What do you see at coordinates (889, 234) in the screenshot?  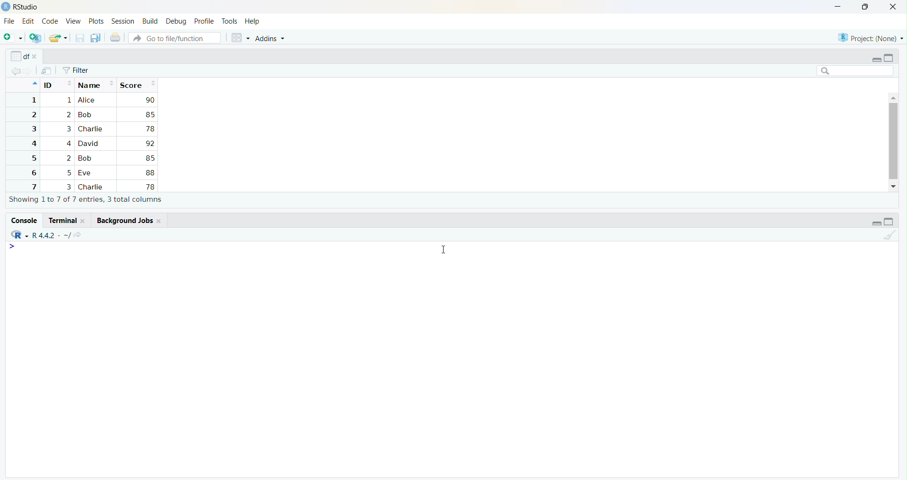 I see `clear` at bounding box center [889, 234].